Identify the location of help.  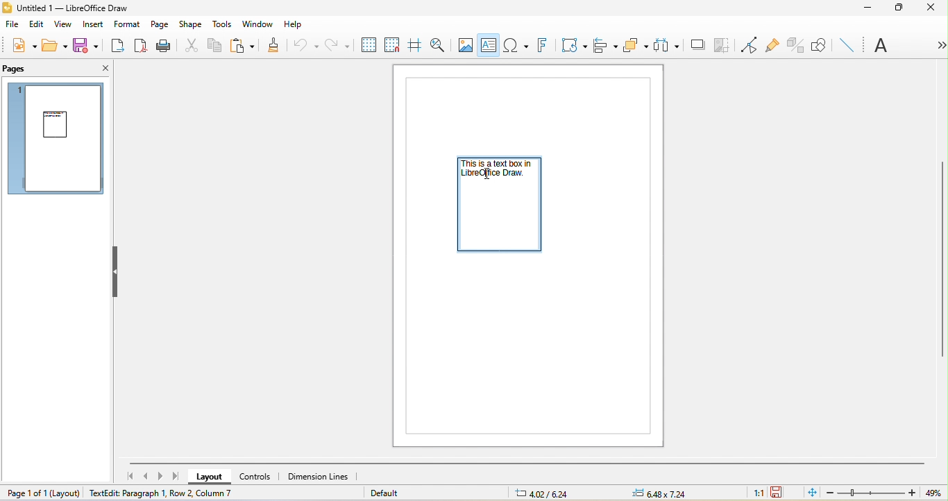
(294, 26).